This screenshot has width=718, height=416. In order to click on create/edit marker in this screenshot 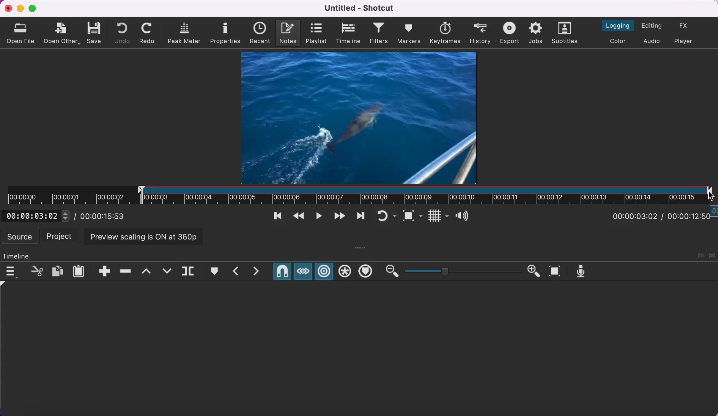, I will do `click(214, 270)`.